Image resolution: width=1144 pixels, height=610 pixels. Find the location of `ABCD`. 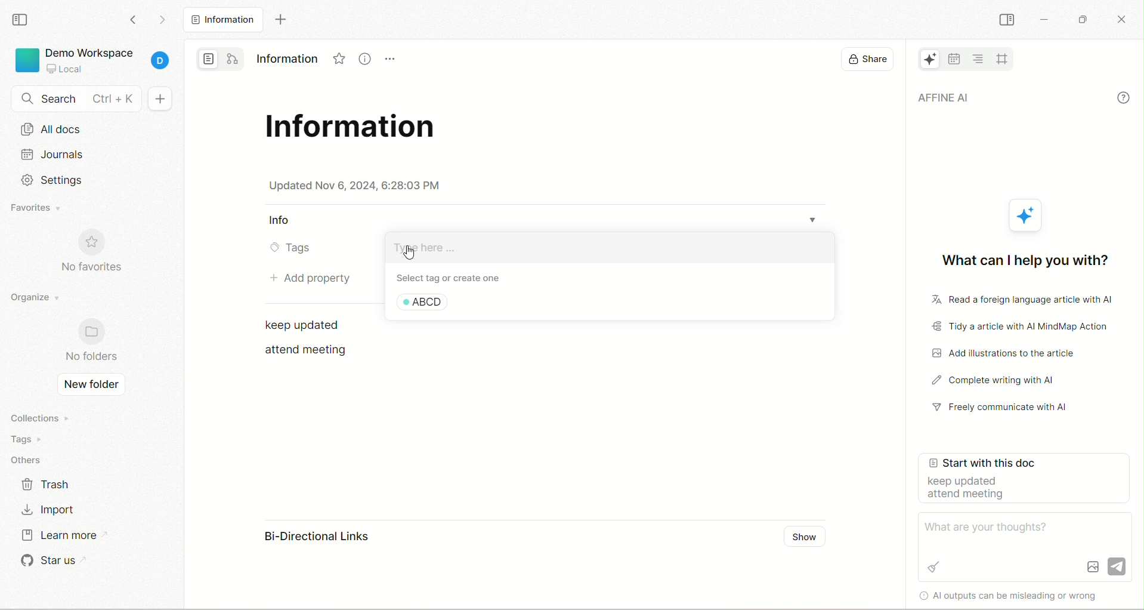

ABCD is located at coordinates (426, 301).